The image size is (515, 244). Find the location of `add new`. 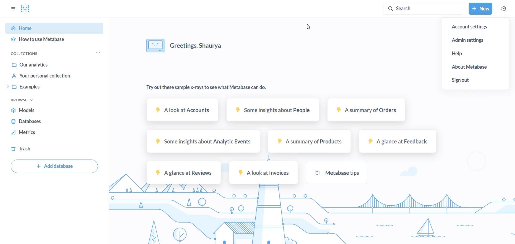

add new is located at coordinates (479, 9).